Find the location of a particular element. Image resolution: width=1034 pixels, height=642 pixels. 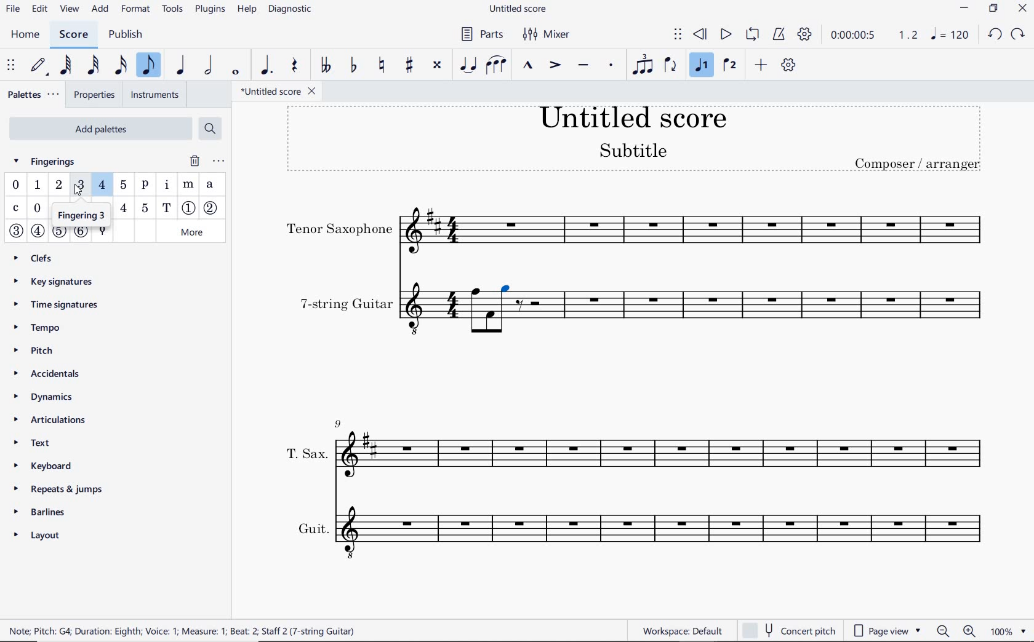

LOOP PLAYBACK is located at coordinates (753, 34).